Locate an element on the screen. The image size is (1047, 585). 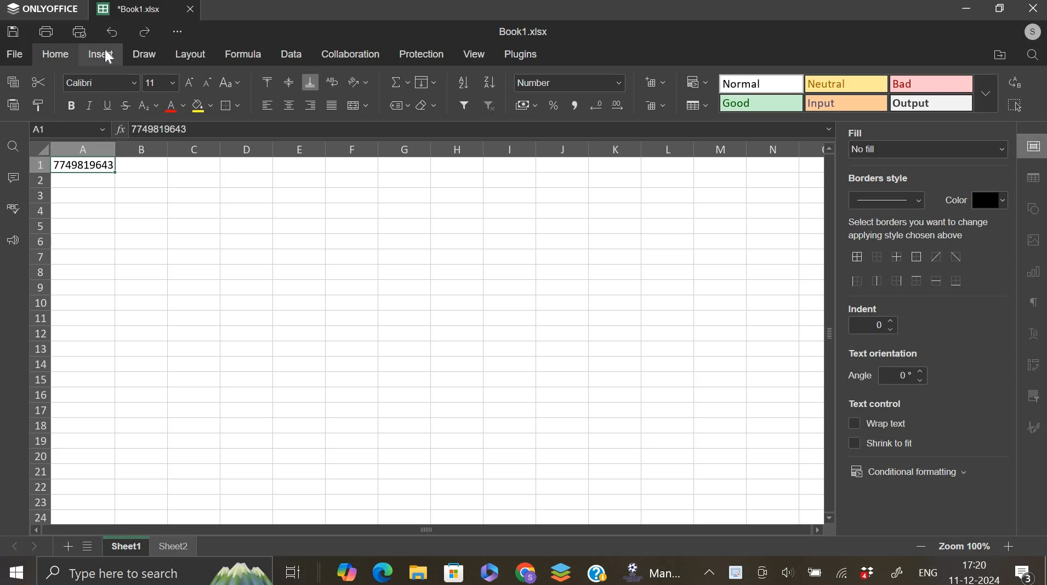
text orientation angle is located at coordinates (902, 375).